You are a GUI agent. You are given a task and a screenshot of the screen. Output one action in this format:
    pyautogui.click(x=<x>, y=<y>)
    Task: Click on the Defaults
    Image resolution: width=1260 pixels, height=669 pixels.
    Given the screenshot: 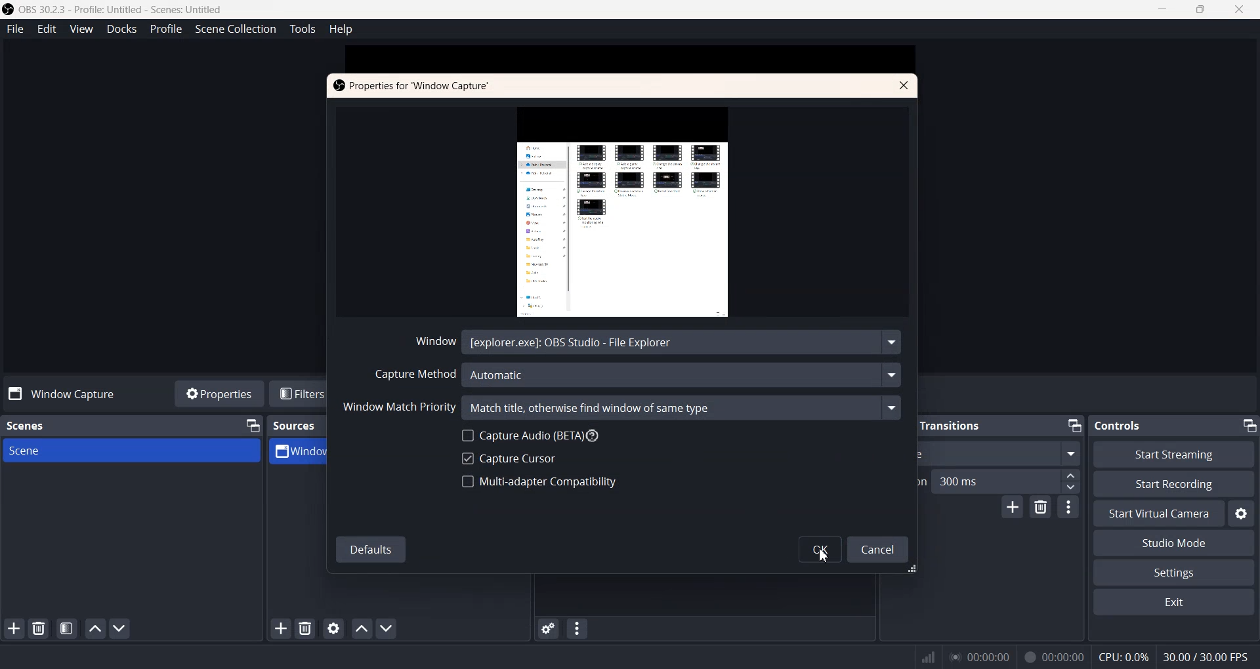 What is the action you would take?
    pyautogui.click(x=371, y=549)
    